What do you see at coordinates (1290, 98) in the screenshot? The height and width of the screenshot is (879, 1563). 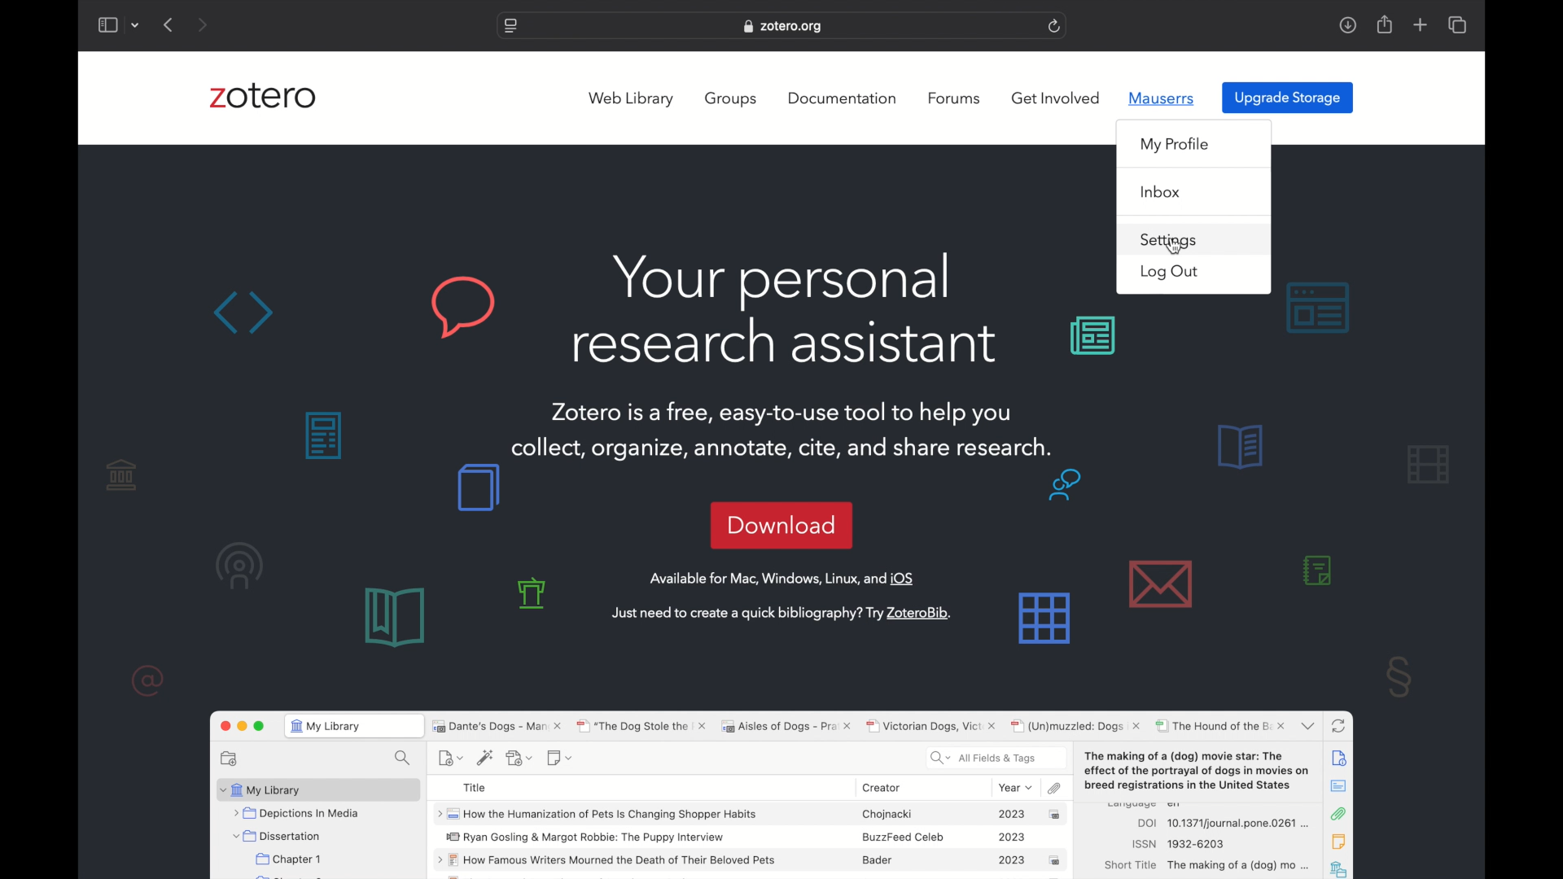 I see `upgrade storage` at bounding box center [1290, 98].